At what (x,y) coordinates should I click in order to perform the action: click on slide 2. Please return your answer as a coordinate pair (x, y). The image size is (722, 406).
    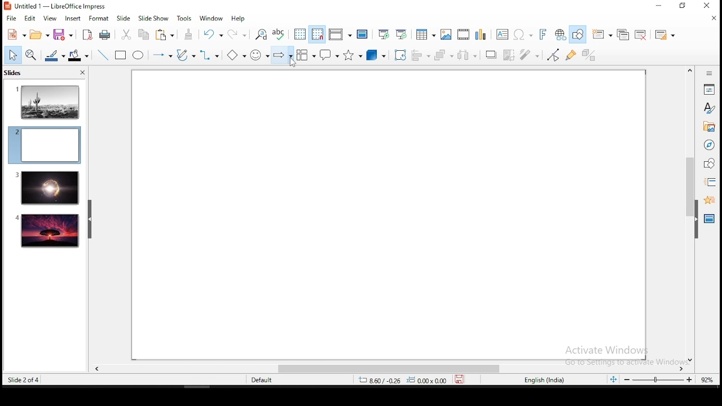
    Looking at the image, I should click on (44, 145).